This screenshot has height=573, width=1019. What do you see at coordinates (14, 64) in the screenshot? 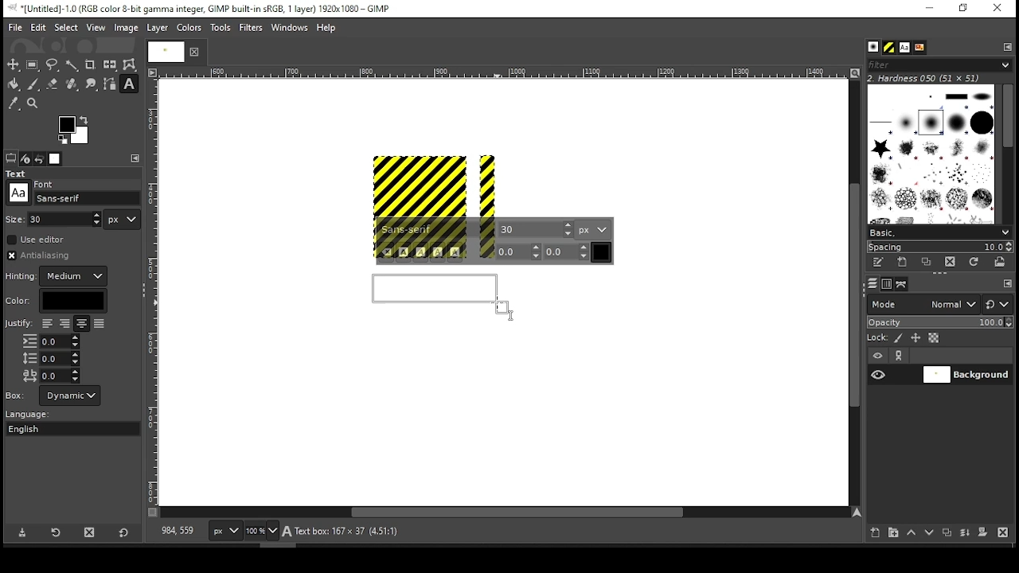
I see `selection tool` at bounding box center [14, 64].